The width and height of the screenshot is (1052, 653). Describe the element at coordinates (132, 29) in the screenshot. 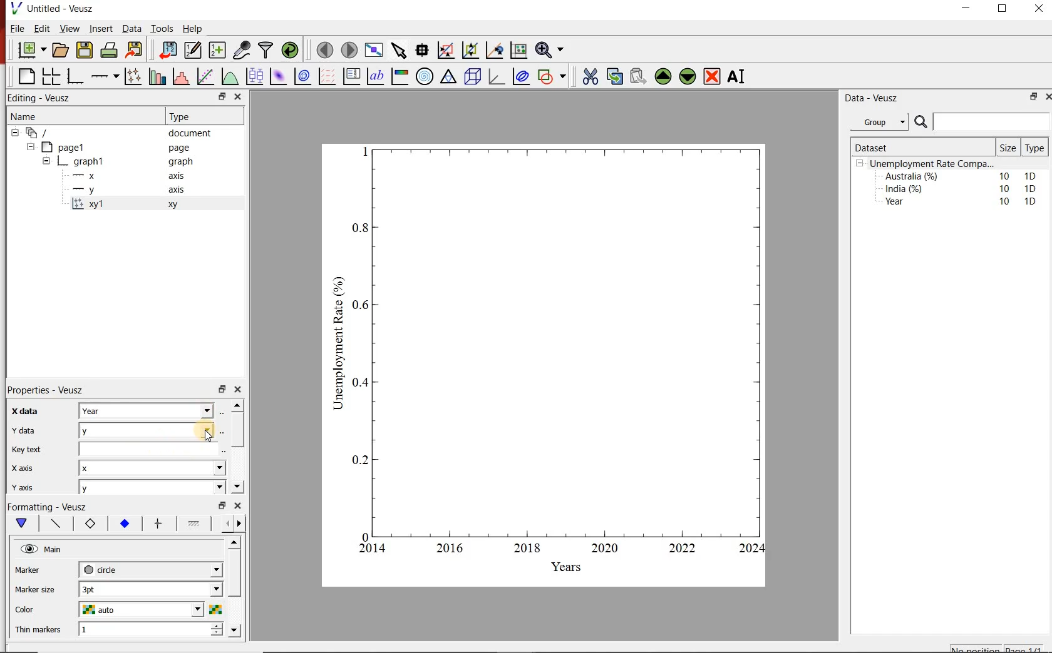

I see `Data` at that location.